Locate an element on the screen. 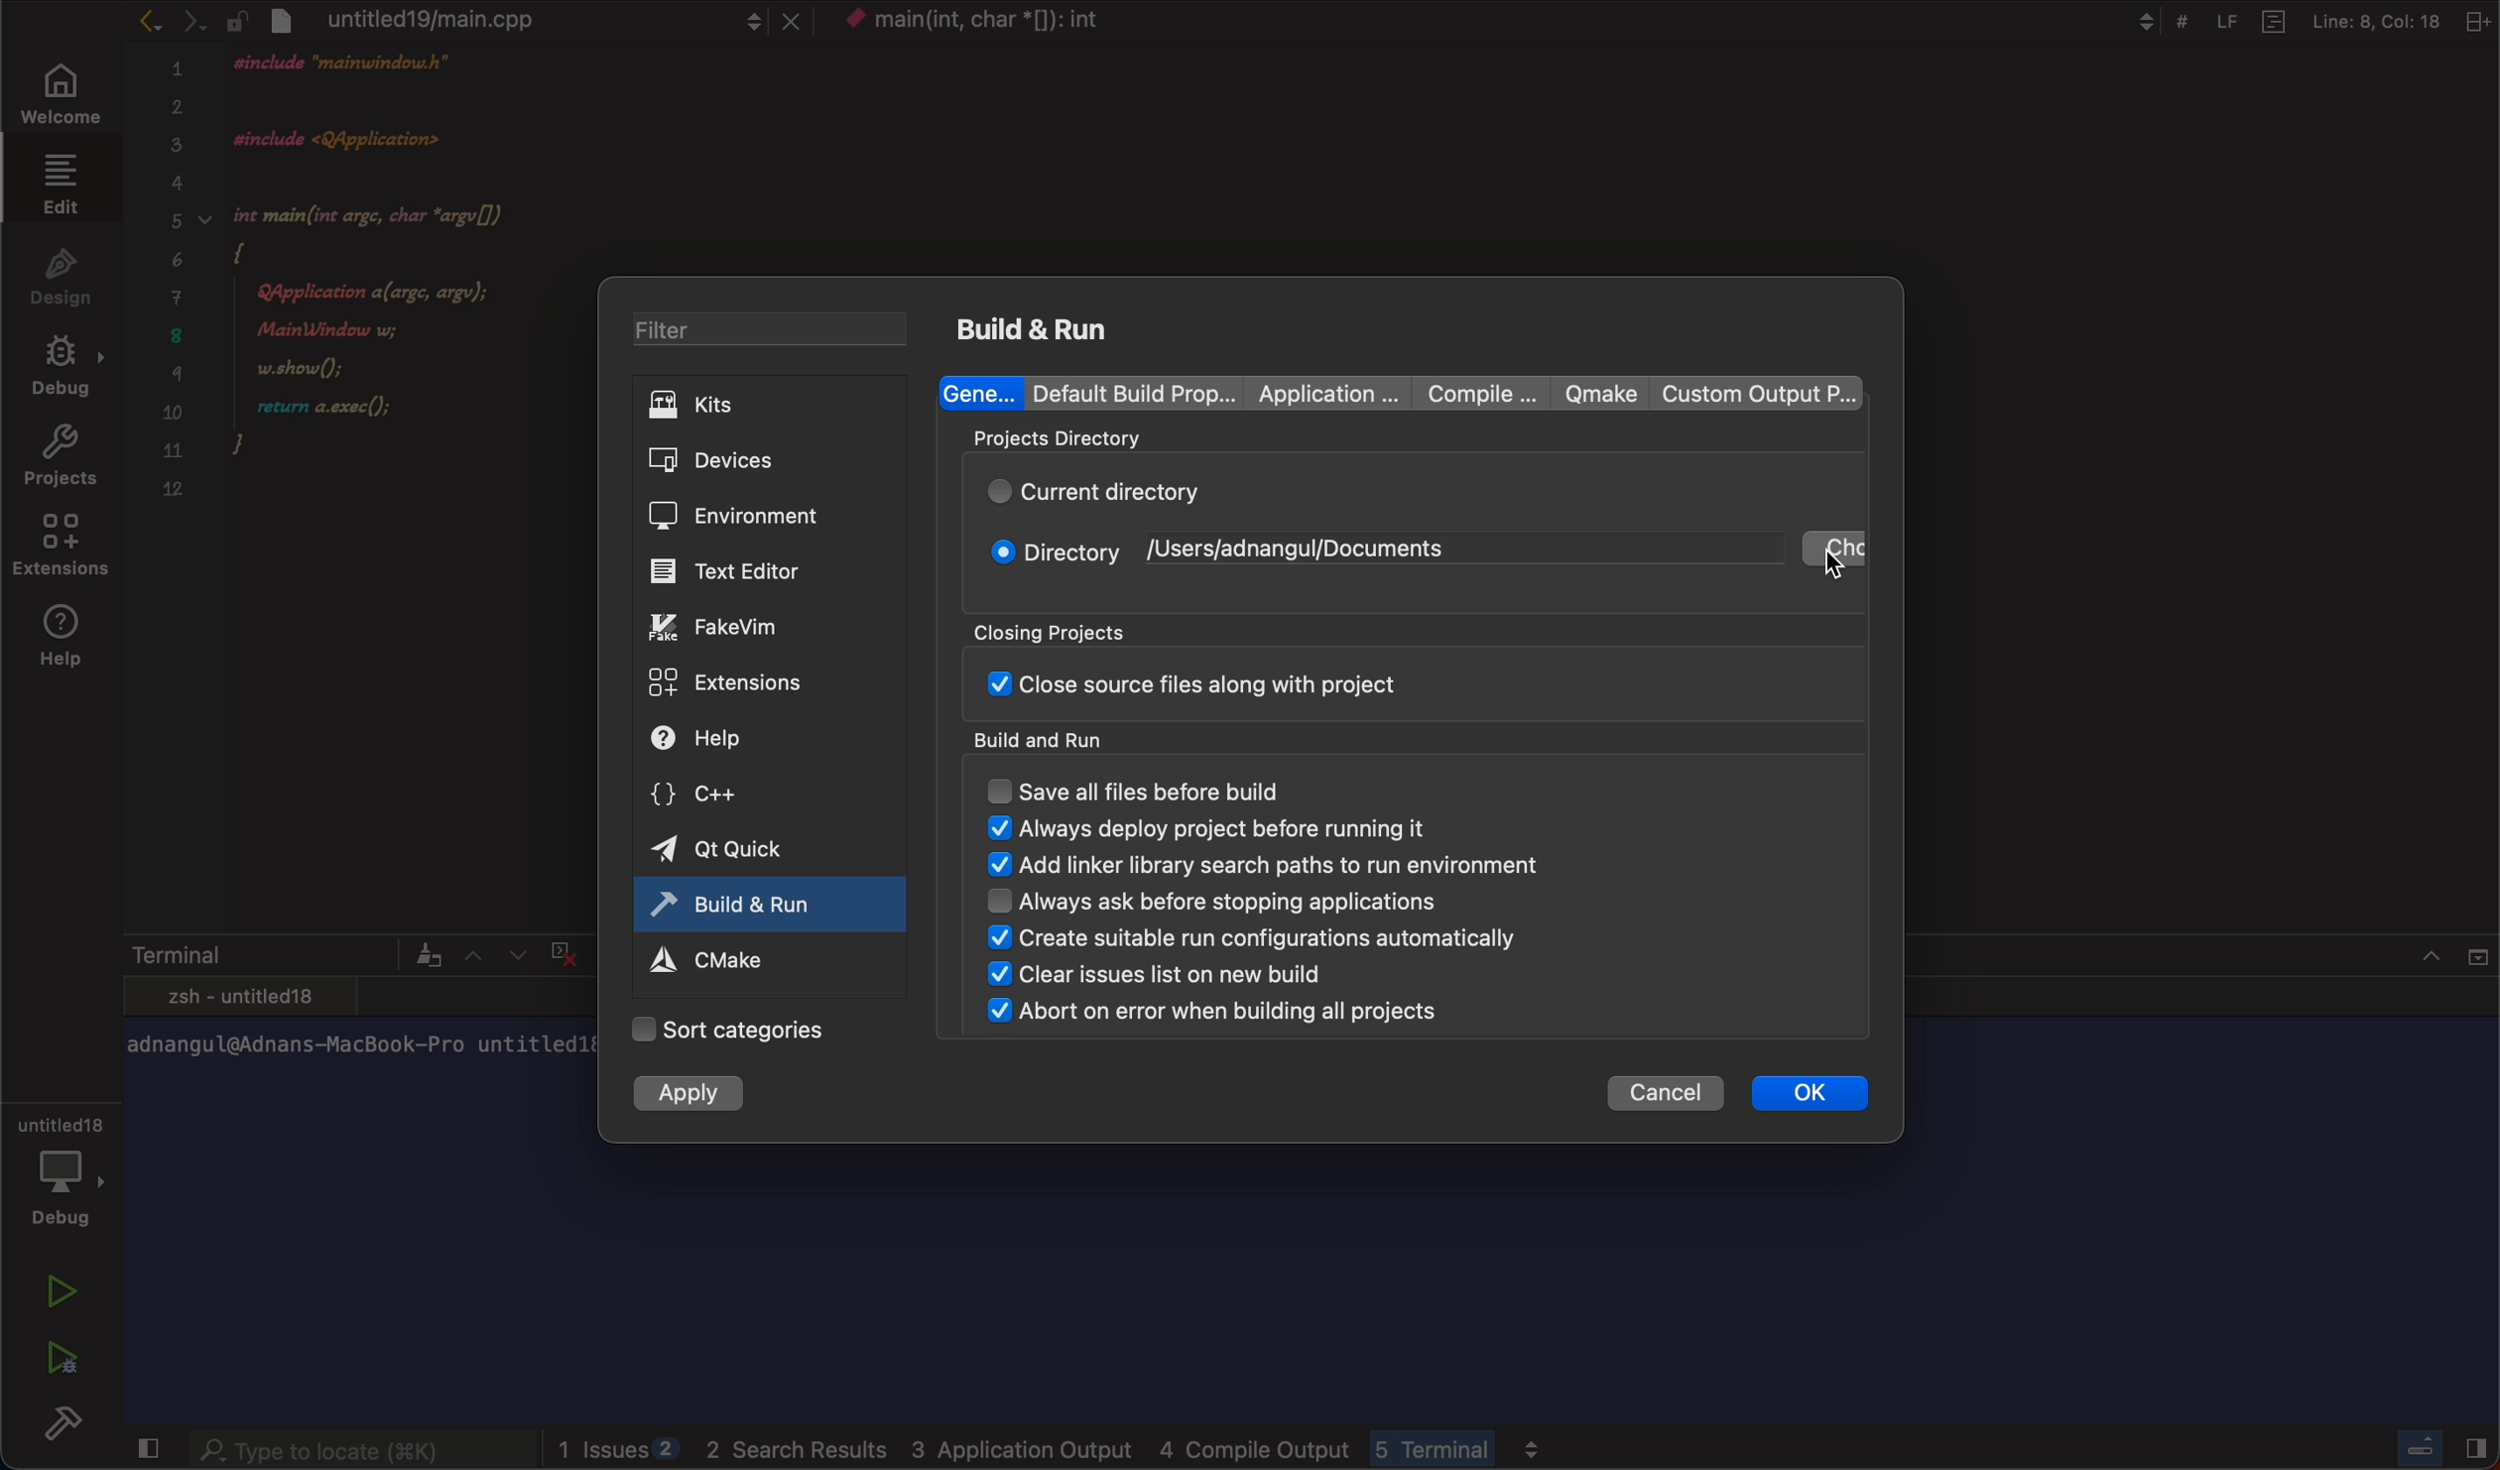 The image size is (2500, 1470). always ask is located at coordinates (1230, 906).